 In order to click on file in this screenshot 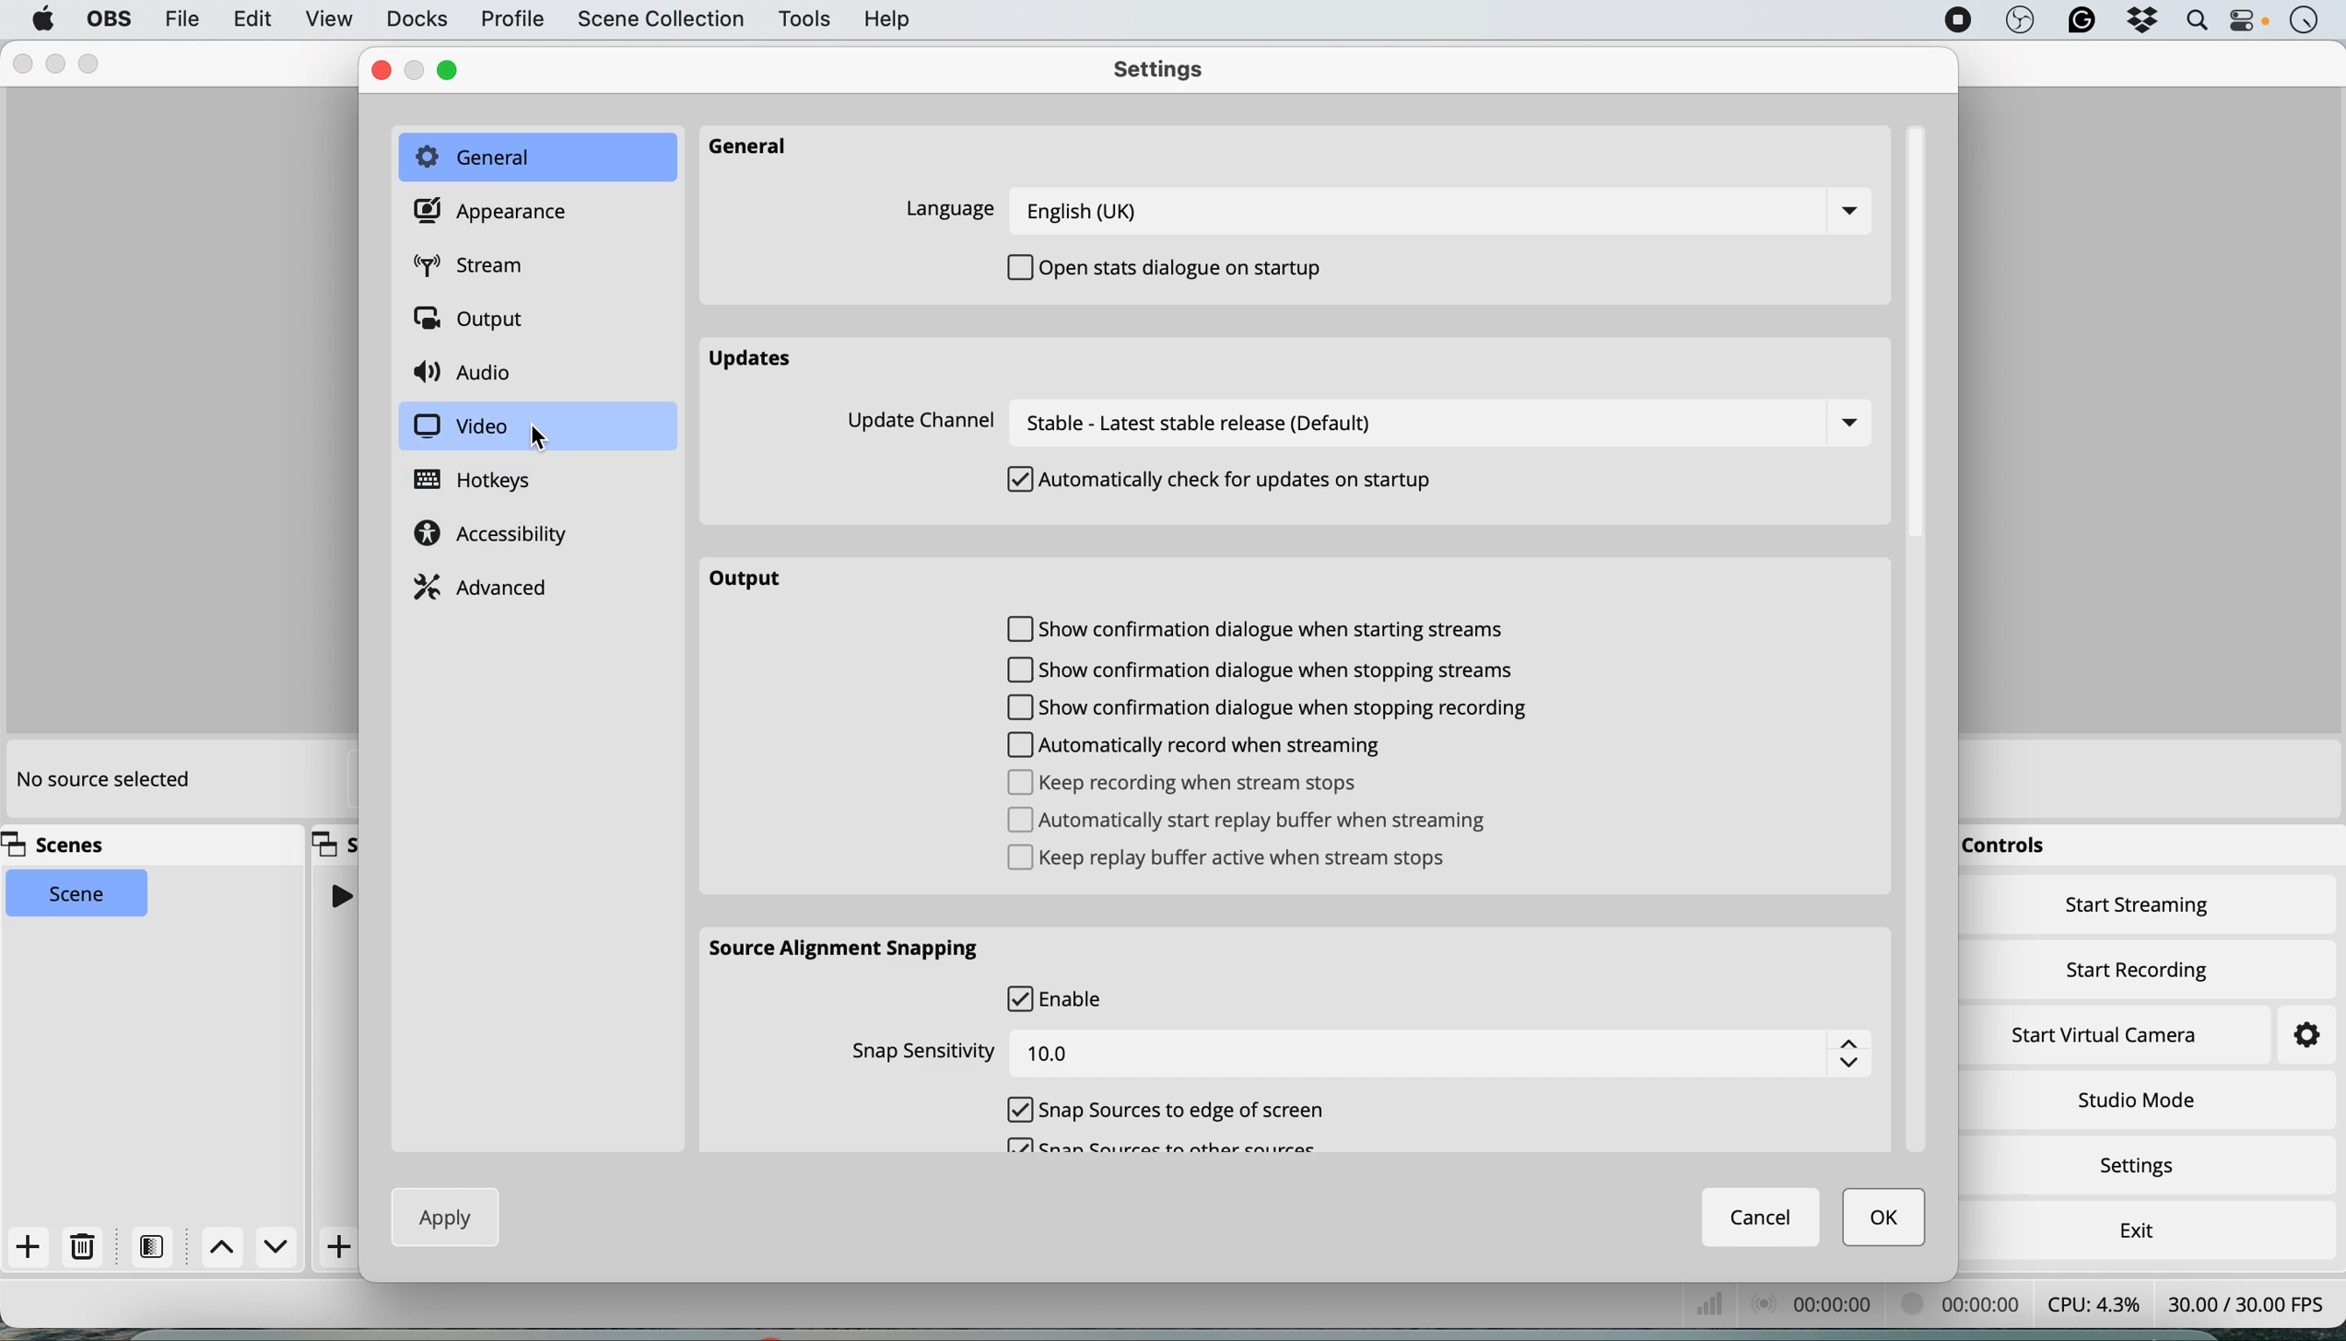, I will do `click(181, 18)`.